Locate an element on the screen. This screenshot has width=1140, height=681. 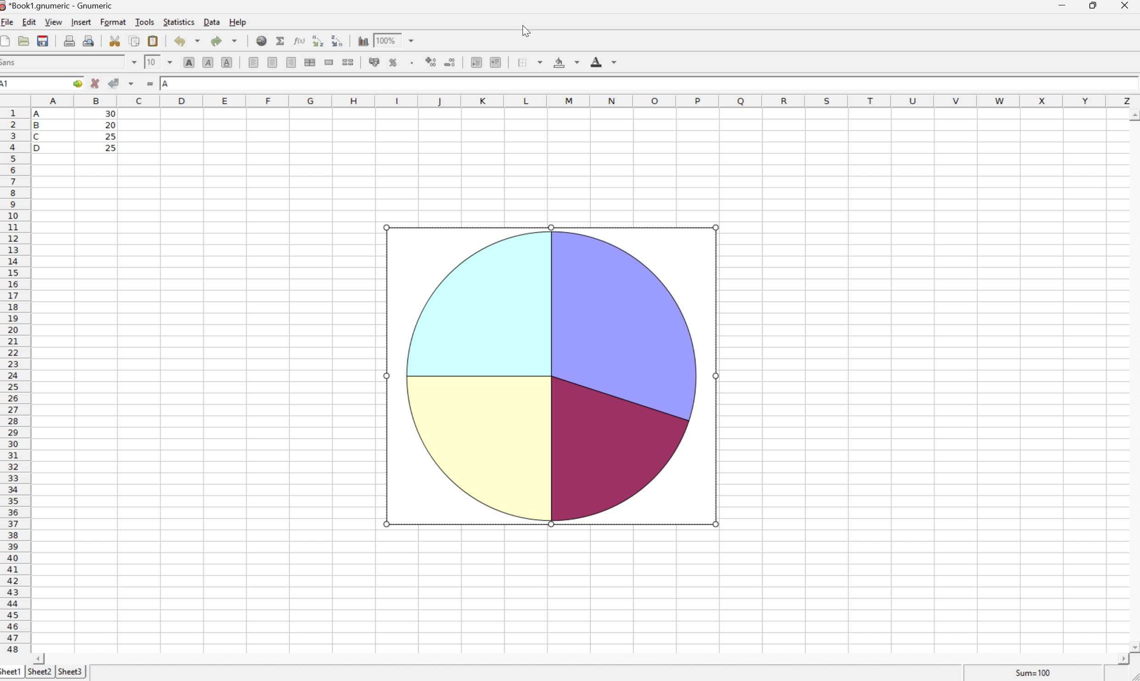
Sum into current cell is located at coordinates (281, 39).